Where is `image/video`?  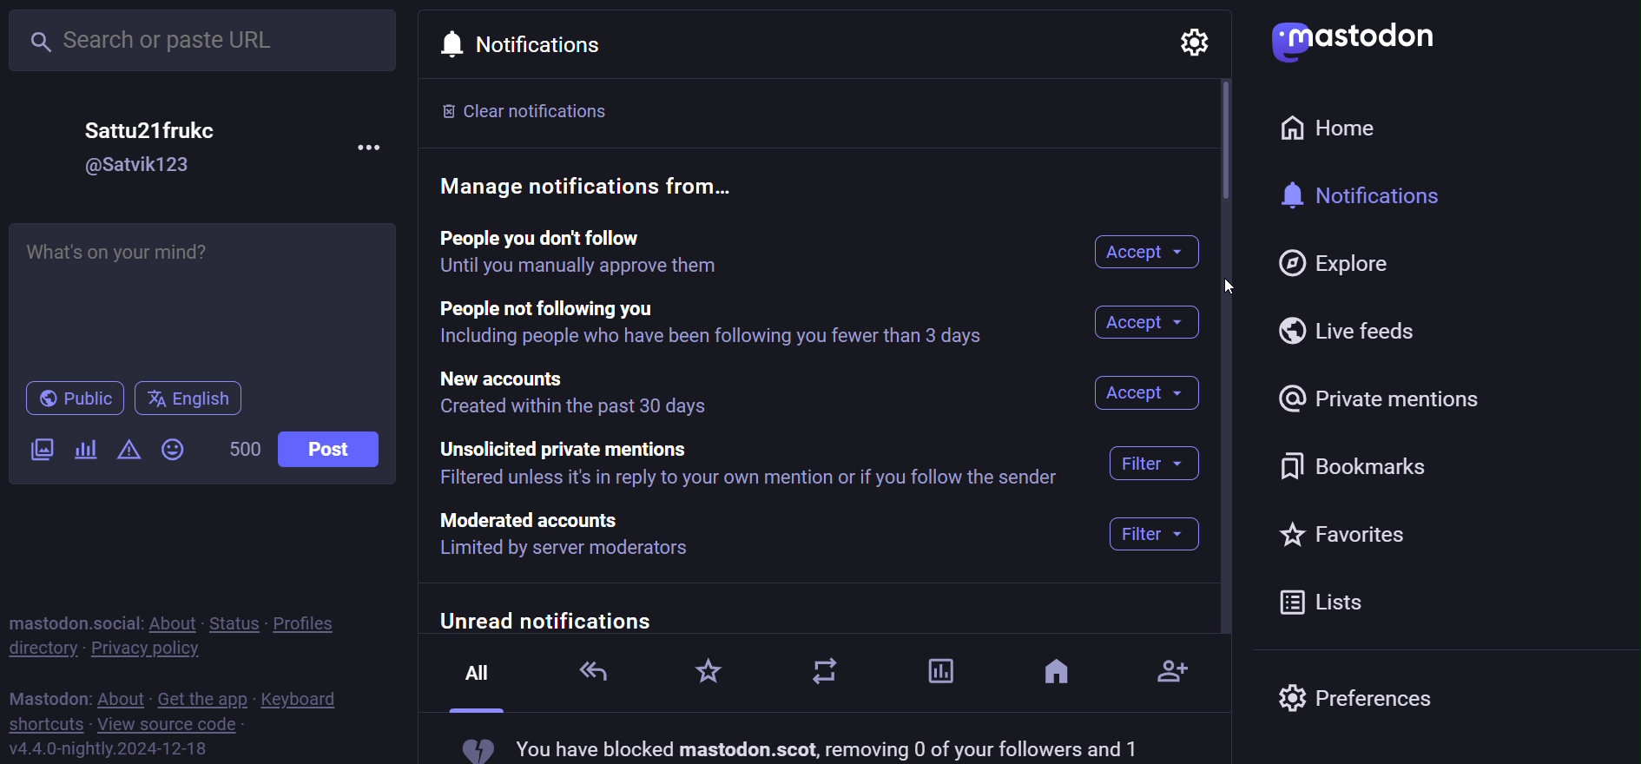 image/video is located at coordinates (40, 451).